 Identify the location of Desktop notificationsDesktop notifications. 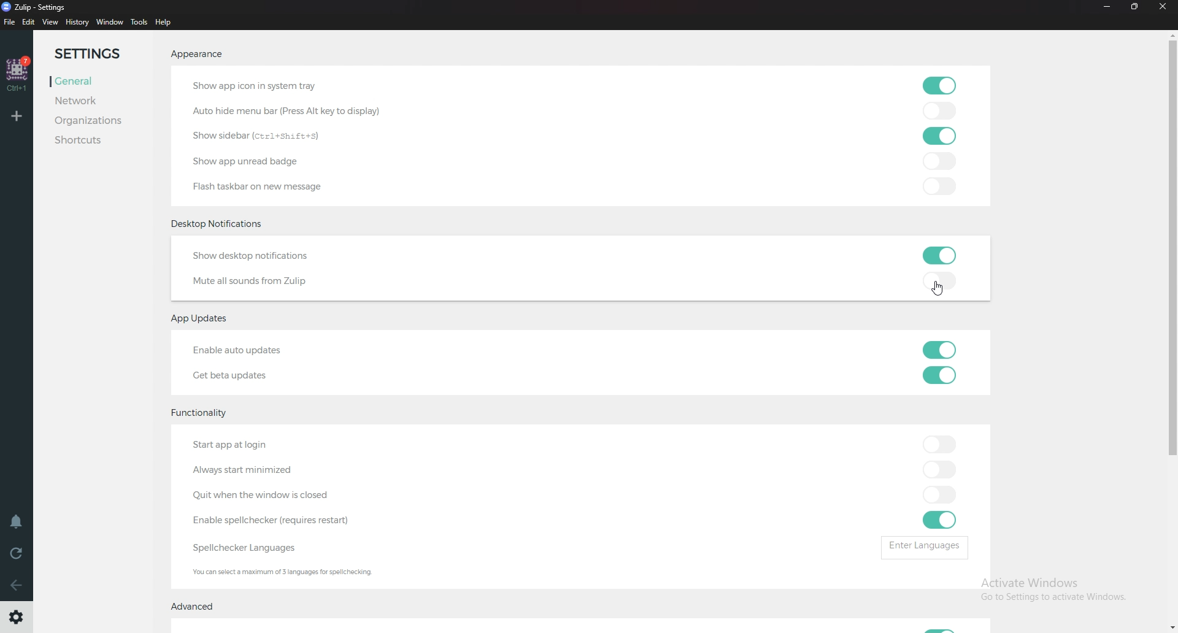
(220, 223).